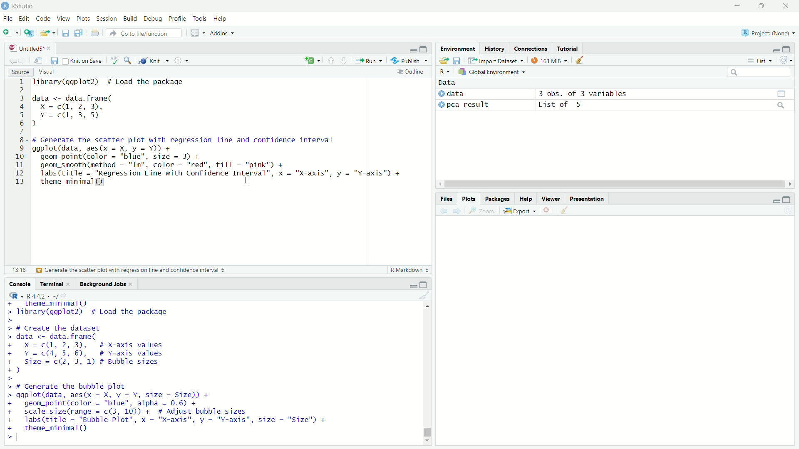 The width and height of the screenshot is (799, 449). I want to click on Session, so click(106, 19).